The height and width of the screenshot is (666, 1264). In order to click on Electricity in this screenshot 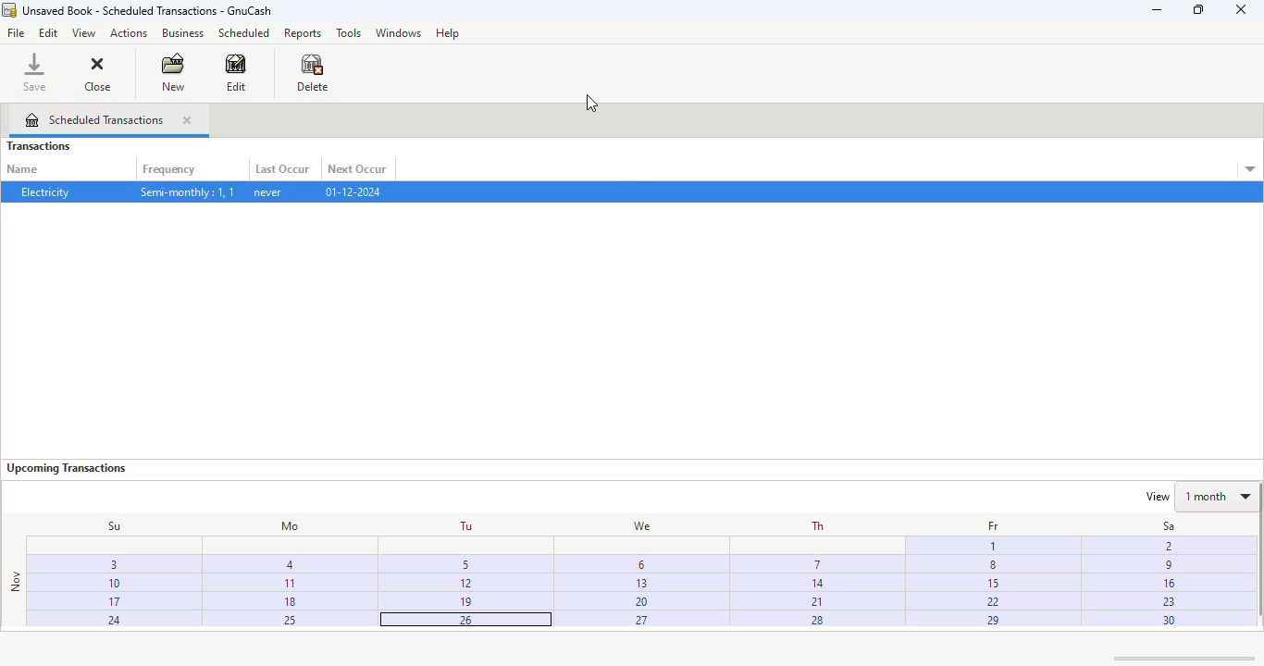, I will do `click(43, 192)`.